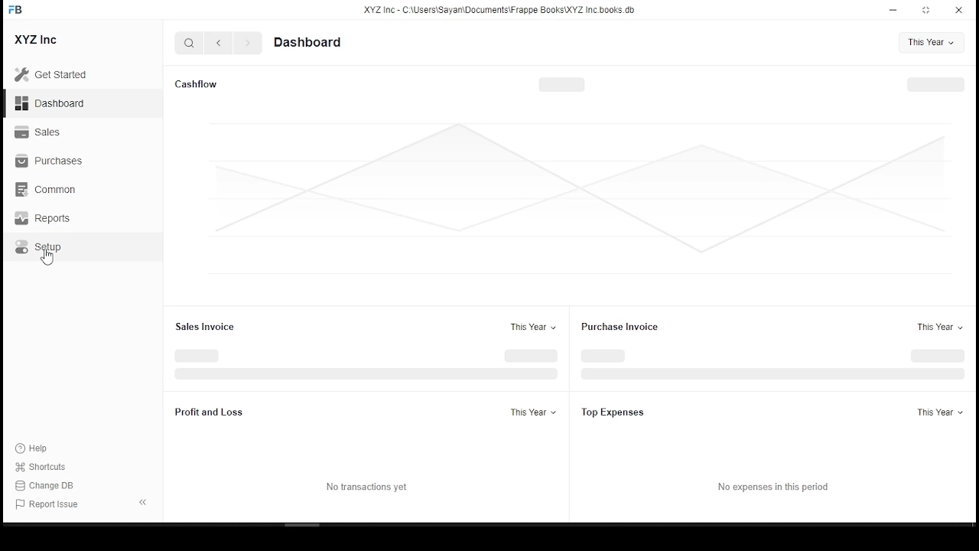 Image resolution: width=979 pixels, height=551 pixels. I want to click on This Year, so click(534, 326).